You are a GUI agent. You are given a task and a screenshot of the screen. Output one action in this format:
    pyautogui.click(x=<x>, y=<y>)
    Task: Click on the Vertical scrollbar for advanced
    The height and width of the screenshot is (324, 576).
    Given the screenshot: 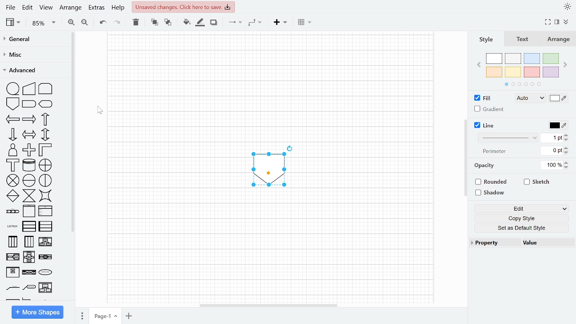 What is the action you would take?
    pyautogui.click(x=73, y=133)
    